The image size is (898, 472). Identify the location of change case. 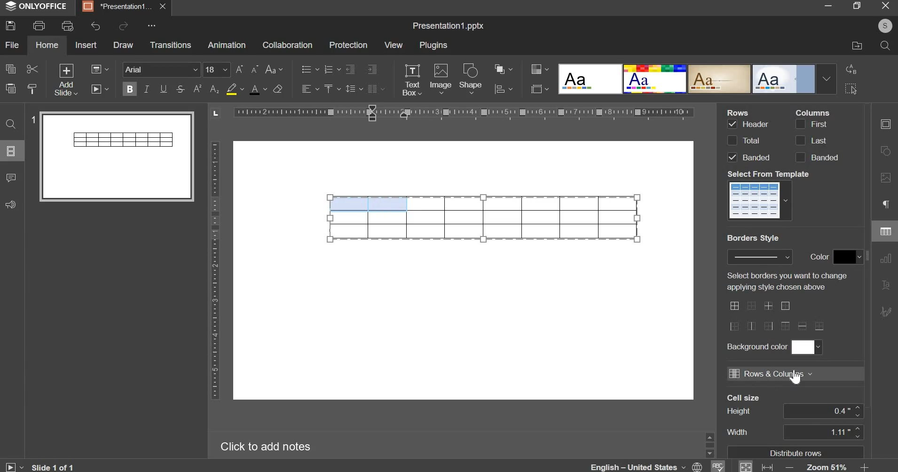
(274, 70).